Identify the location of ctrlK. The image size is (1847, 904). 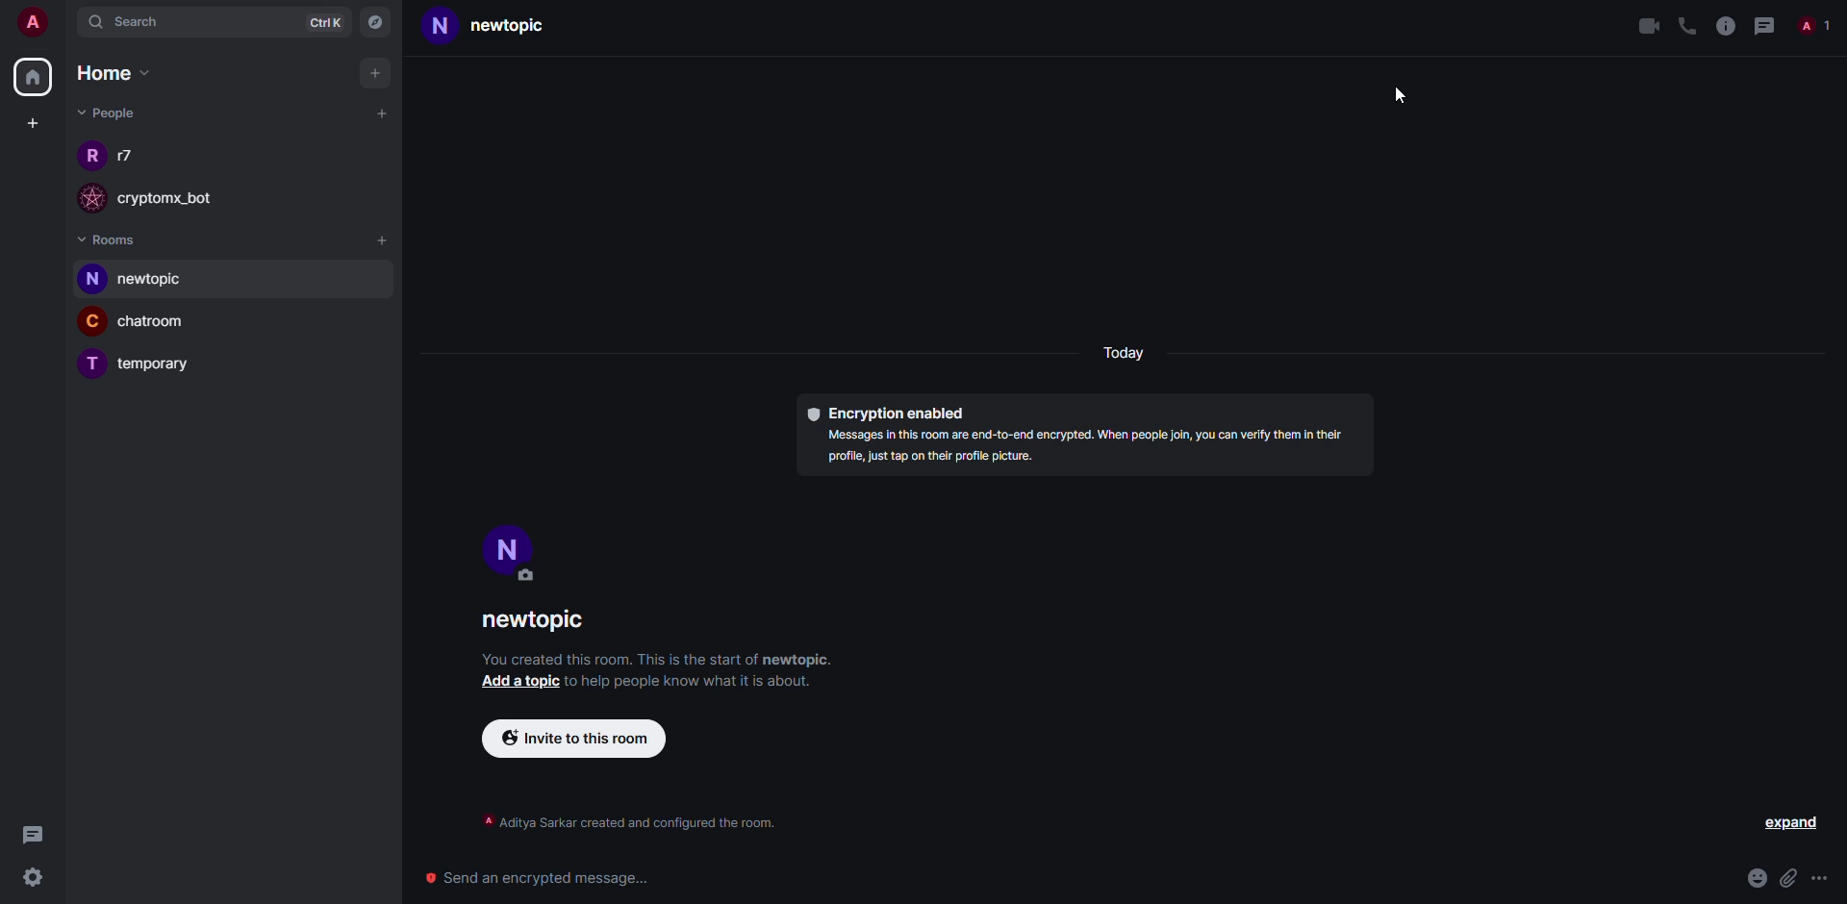
(316, 22).